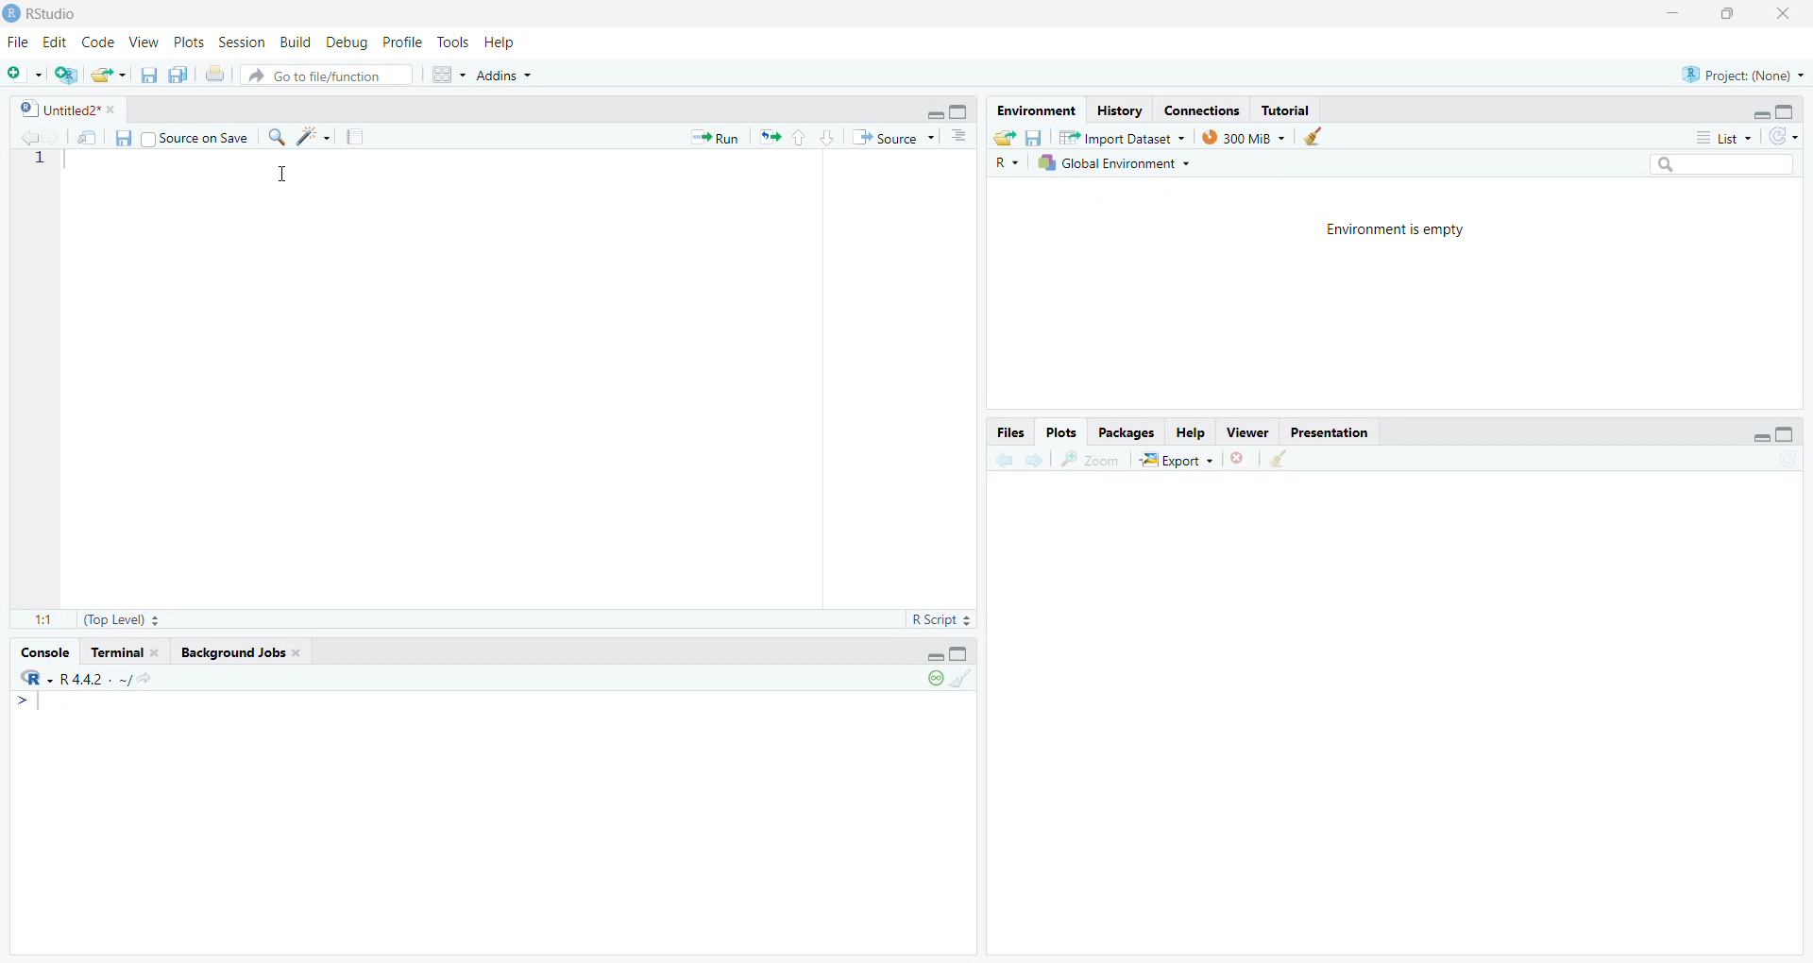  I want to click on  Viewer, so click(1249, 432).